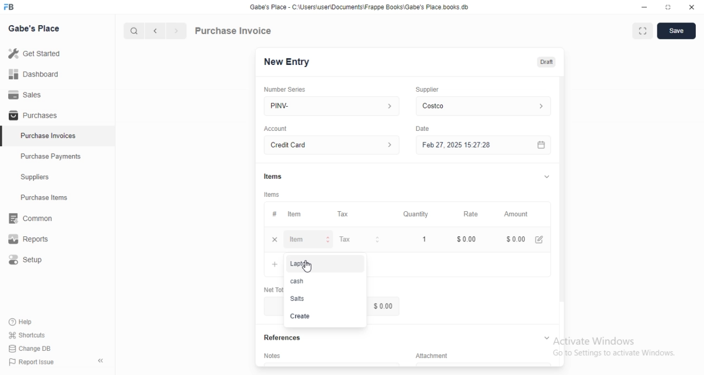 This screenshot has height=375, width=704. Describe the element at coordinates (34, 28) in the screenshot. I see `Gabe's Place` at that location.